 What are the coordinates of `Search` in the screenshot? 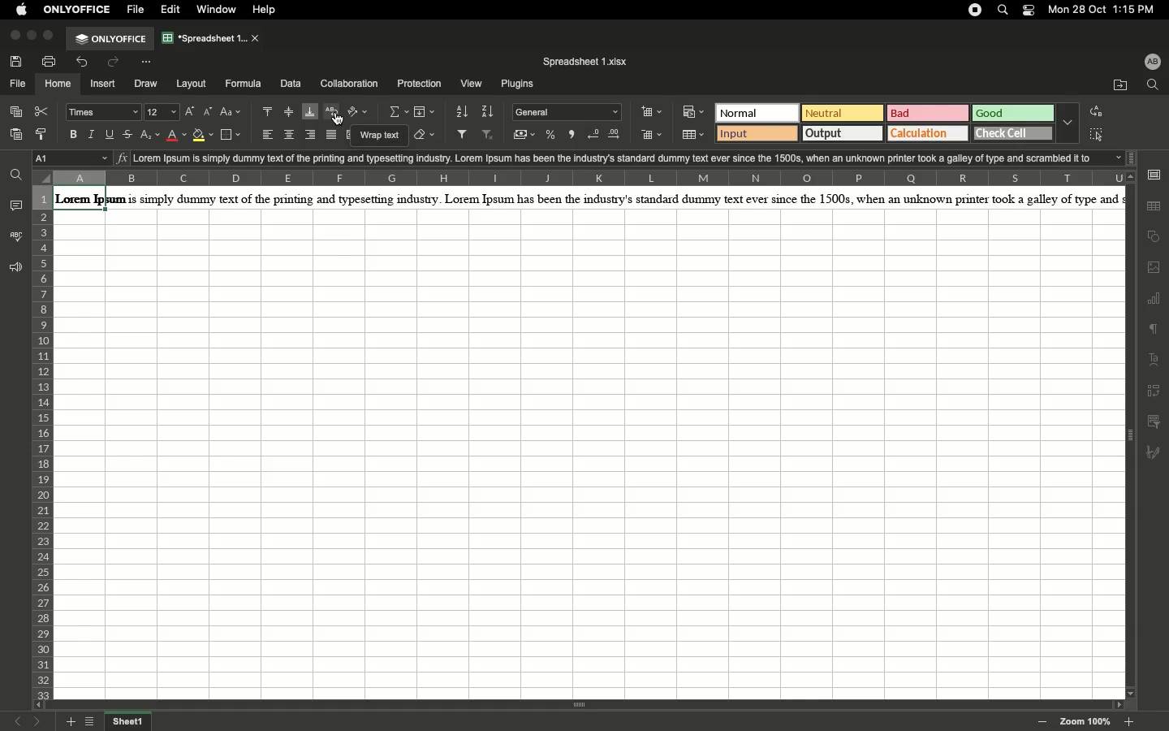 It's located at (1154, 85).